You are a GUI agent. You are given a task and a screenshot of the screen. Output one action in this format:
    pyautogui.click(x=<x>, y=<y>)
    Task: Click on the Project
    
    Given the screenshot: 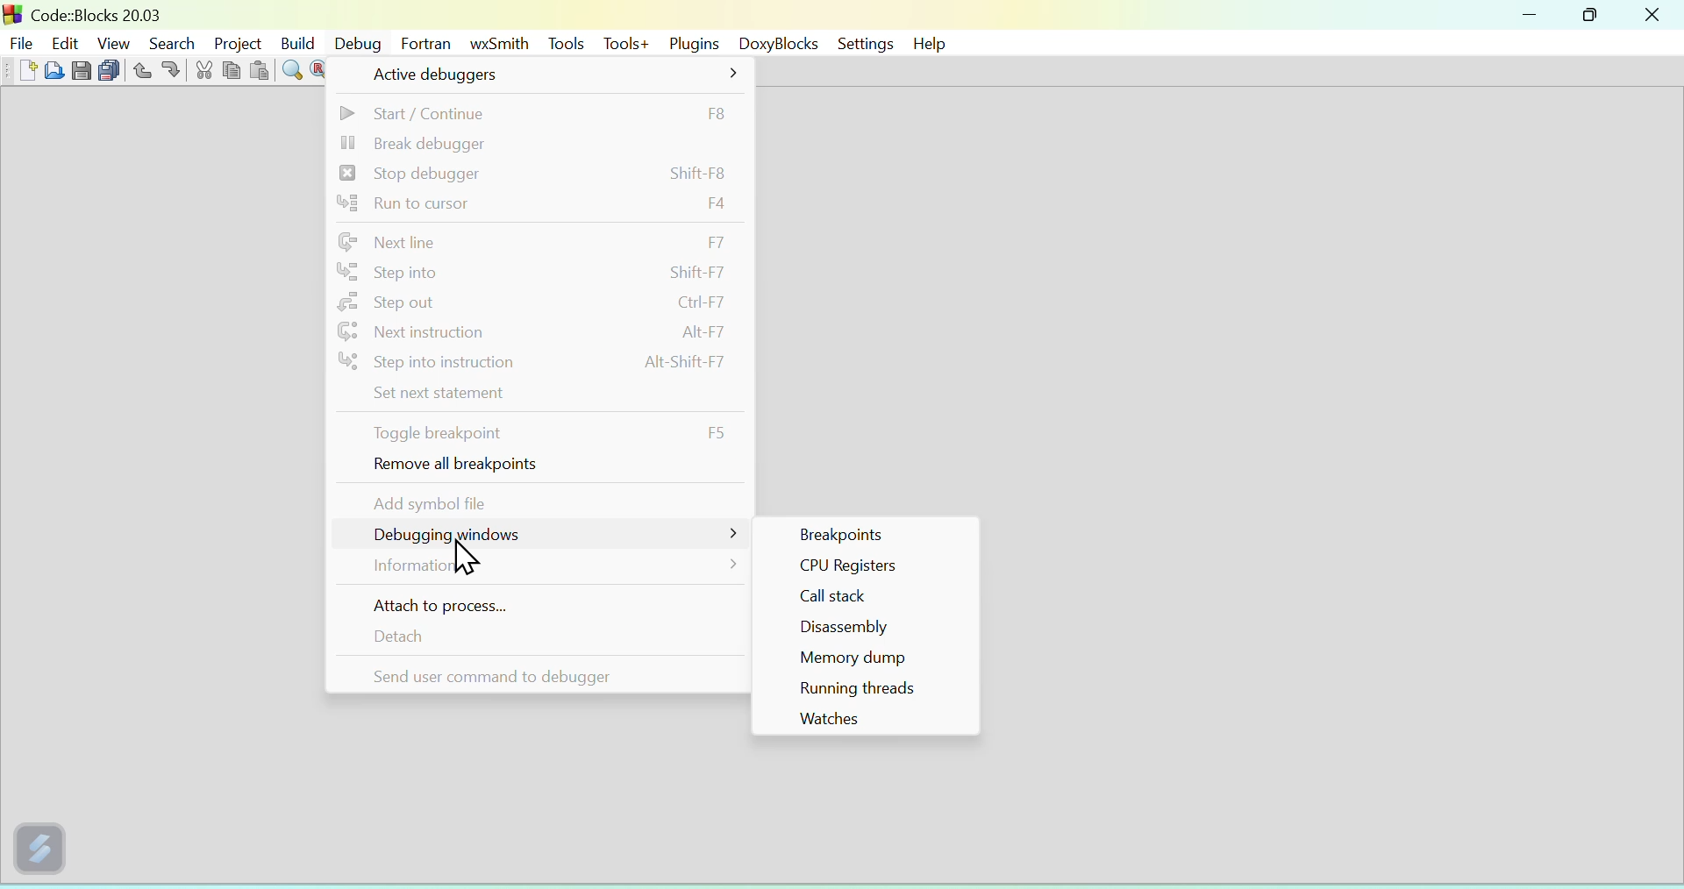 What is the action you would take?
    pyautogui.click(x=233, y=40)
    